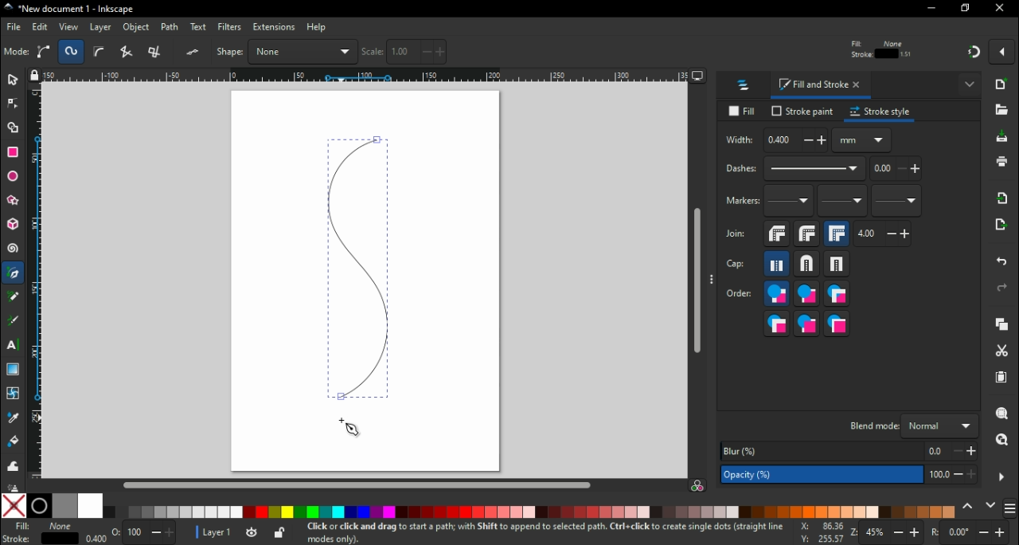 Image resolution: width=1019 pixels, height=545 pixels. Describe the element at coordinates (884, 237) in the screenshot. I see `max length of miter` at that location.